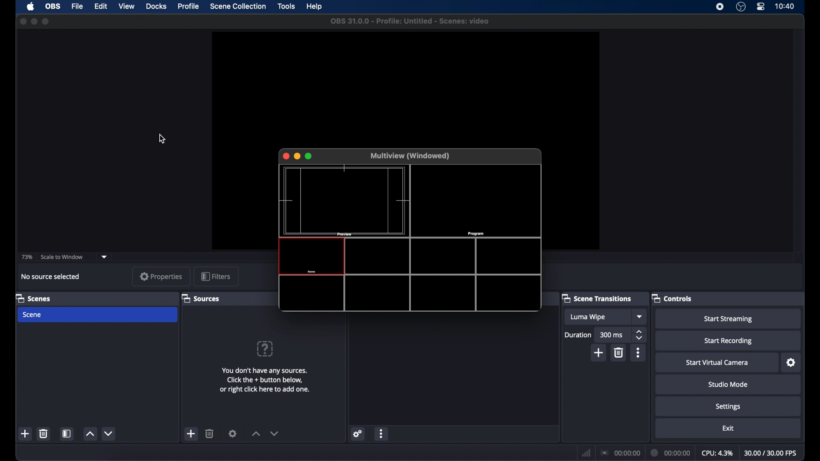 This screenshot has height=461, width=820. What do you see at coordinates (588, 317) in the screenshot?
I see `luma wipe` at bounding box center [588, 317].